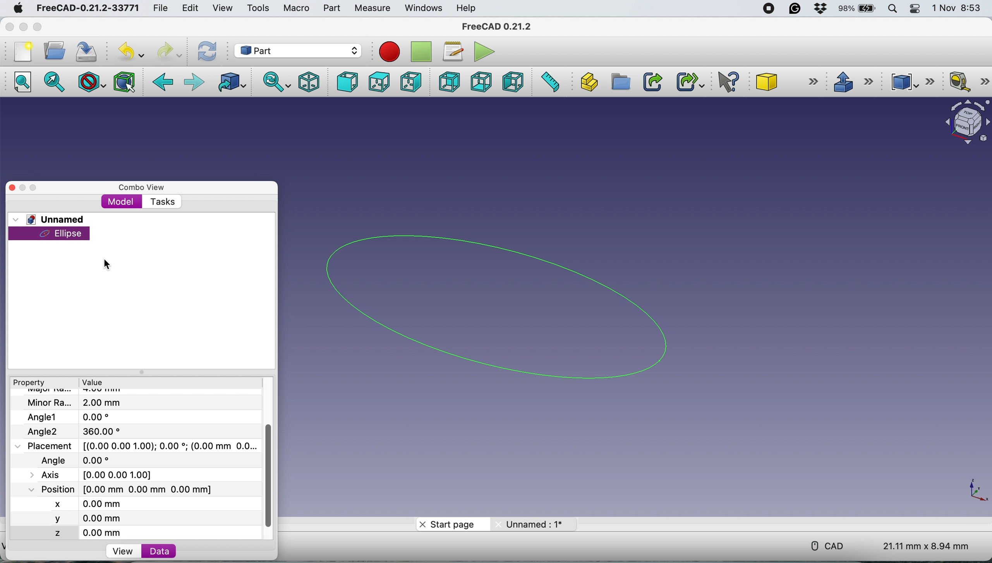  What do you see at coordinates (770, 8) in the screenshot?
I see `screen recorder` at bounding box center [770, 8].